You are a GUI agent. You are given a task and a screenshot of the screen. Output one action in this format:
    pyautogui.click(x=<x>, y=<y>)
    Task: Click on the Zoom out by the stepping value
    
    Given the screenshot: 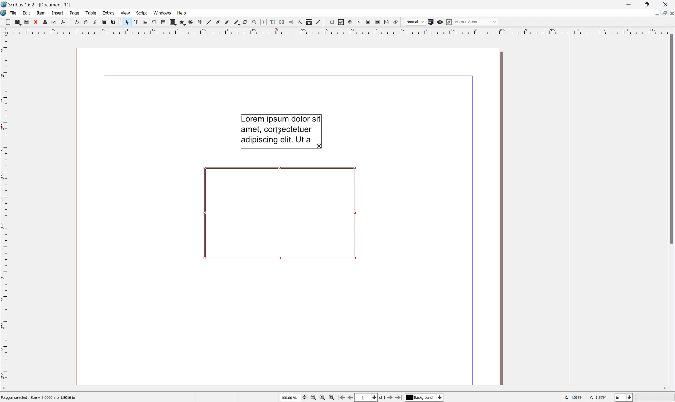 What is the action you would take?
    pyautogui.click(x=314, y=398)
    